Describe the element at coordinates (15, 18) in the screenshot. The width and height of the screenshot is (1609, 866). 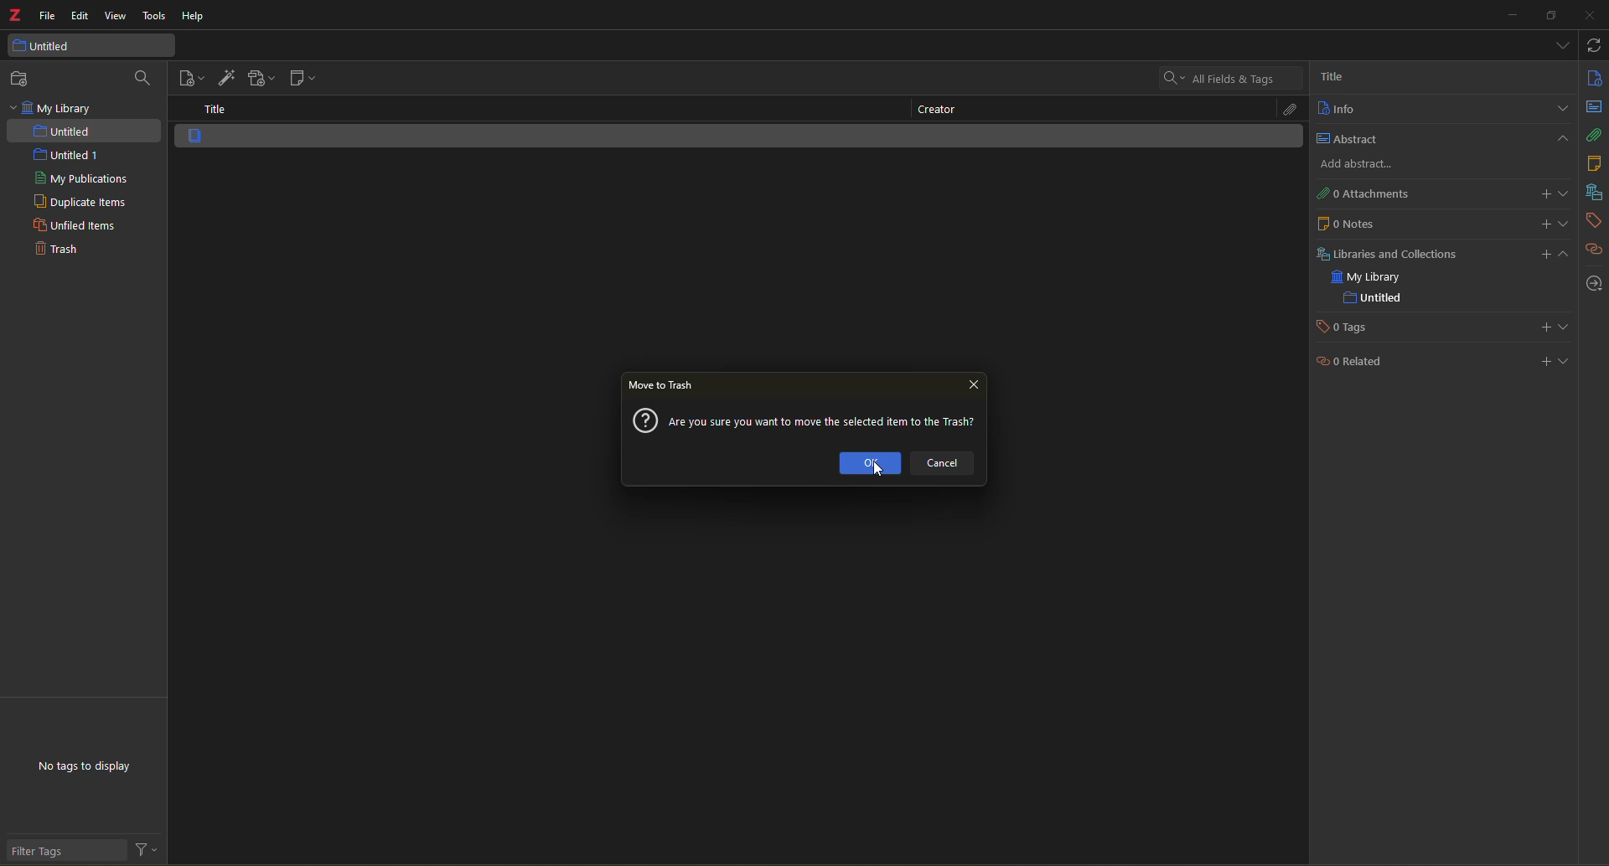
I see `z` at that location.